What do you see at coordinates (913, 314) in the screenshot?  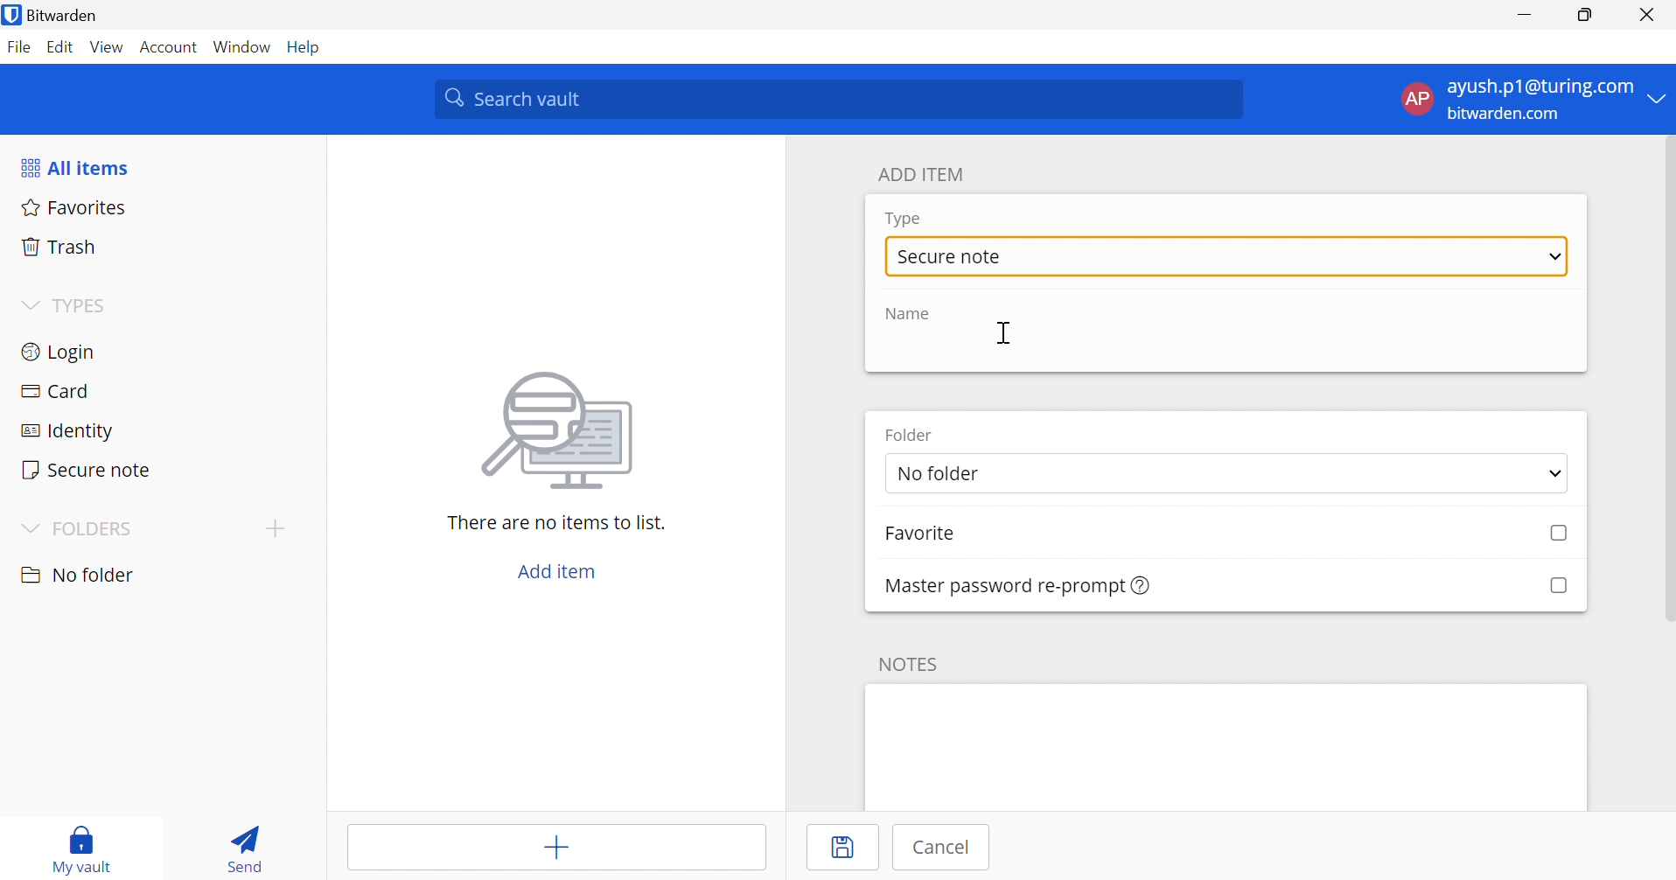 I see `Name` at bounding box center [913, 314].